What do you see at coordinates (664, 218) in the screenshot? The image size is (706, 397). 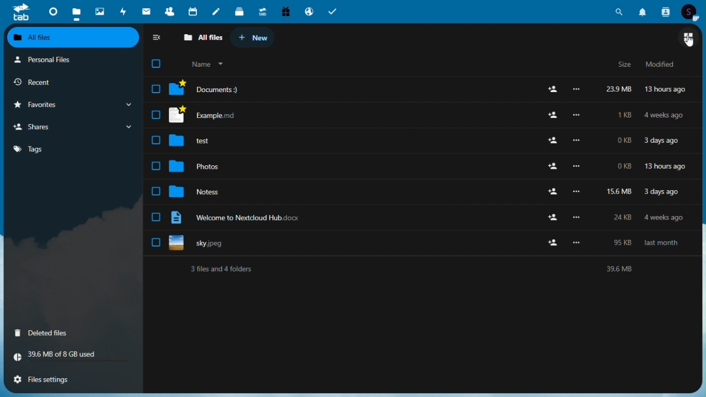 I see `4 weeks ago` at bounding box center [664, 218].